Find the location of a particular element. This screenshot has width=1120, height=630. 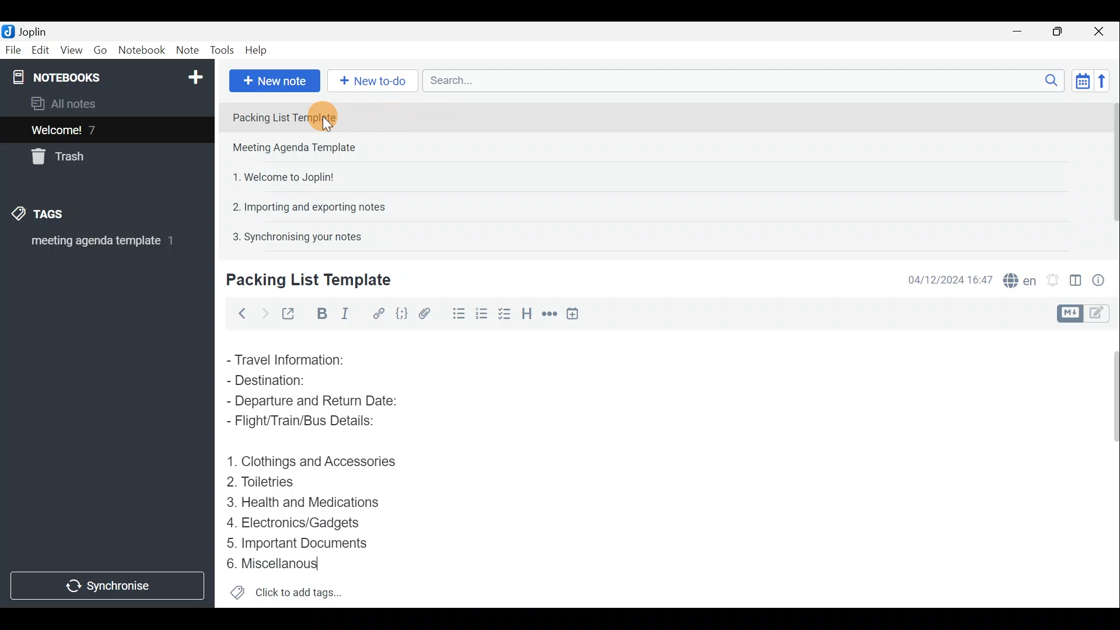

Bulleted list is located at coordinates (454, 316).